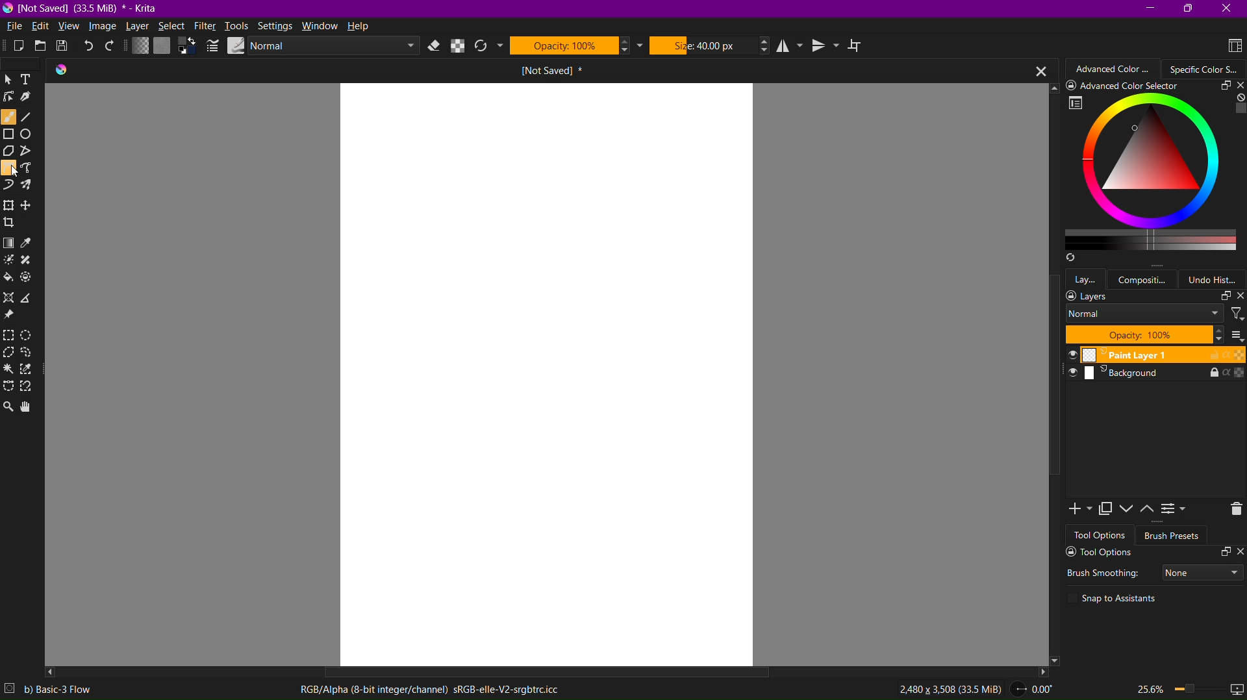 The width and height of the screenshot is (1247, 700). I want to click on Down, so click(1058, 662).